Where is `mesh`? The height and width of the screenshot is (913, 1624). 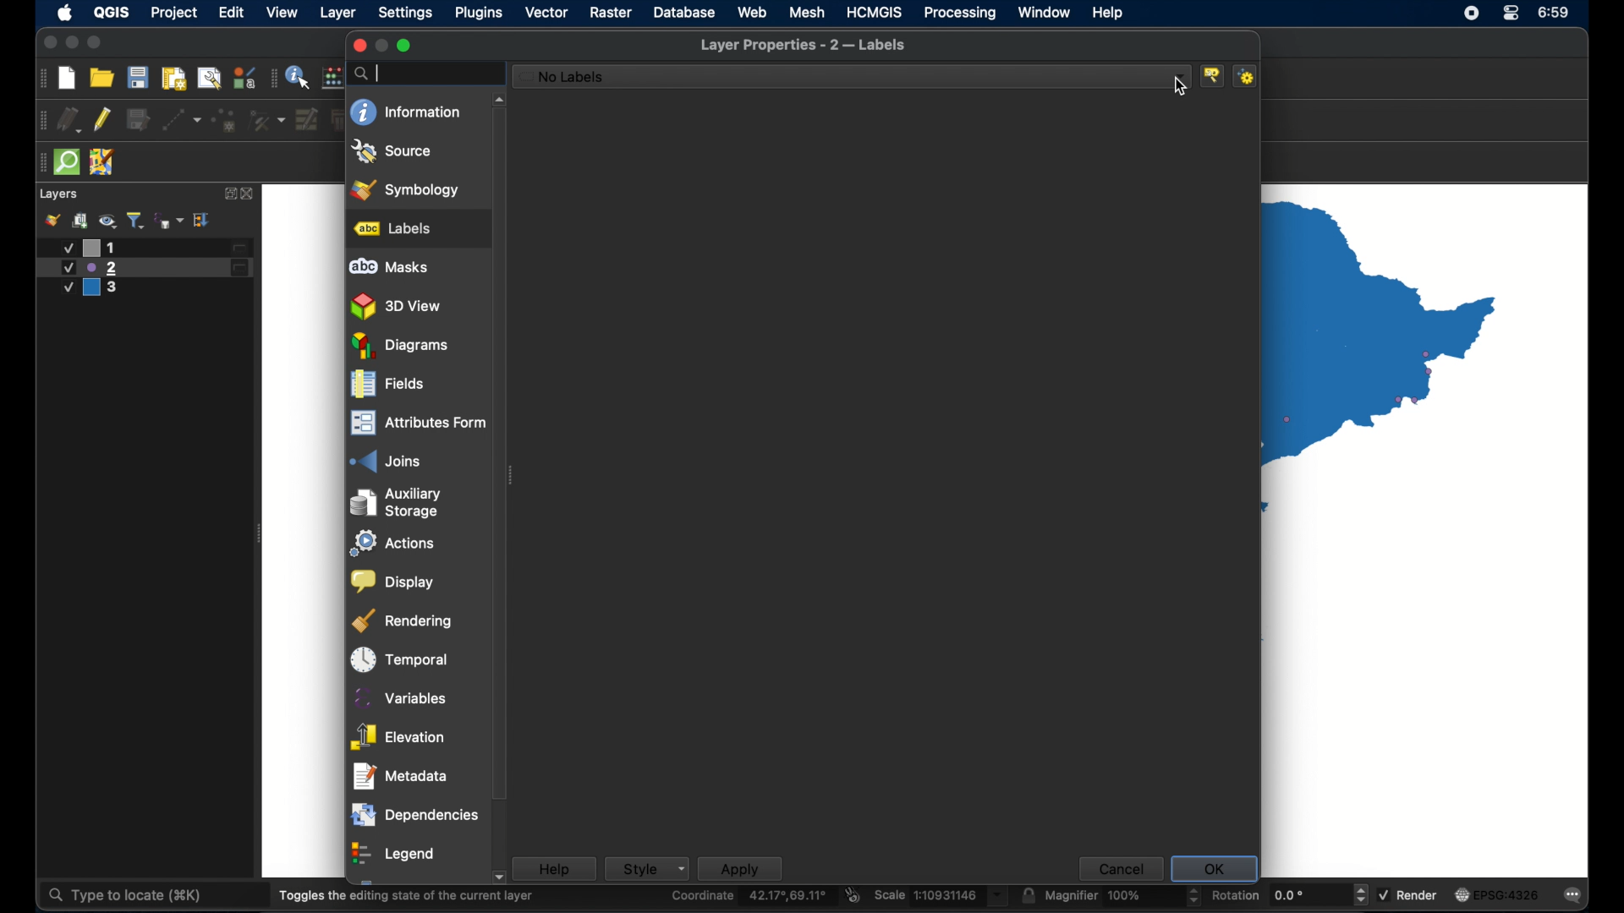
mesh is located at coordinates (807, 12).